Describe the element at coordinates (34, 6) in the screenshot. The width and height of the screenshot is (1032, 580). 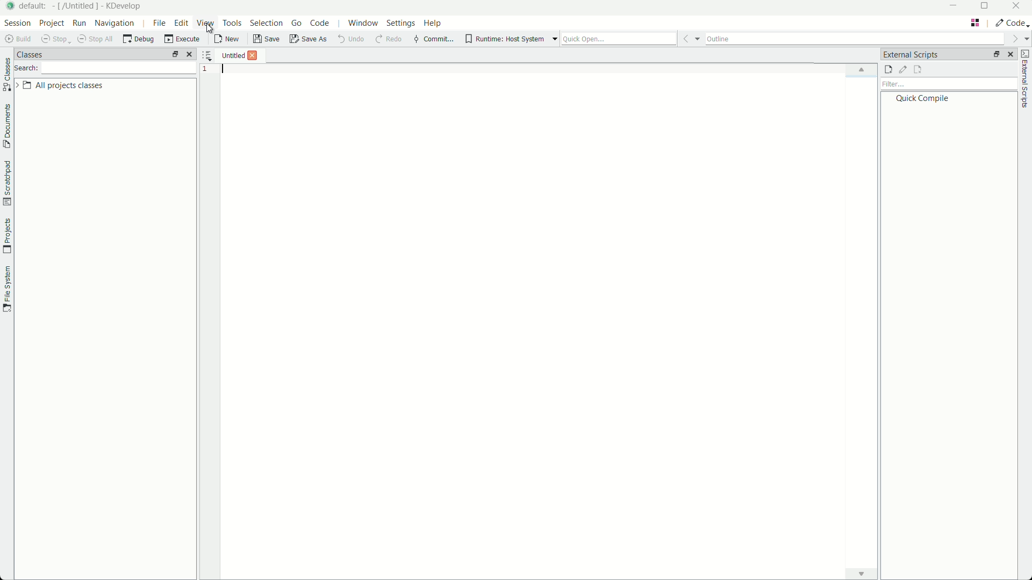
I see `default` at that location.